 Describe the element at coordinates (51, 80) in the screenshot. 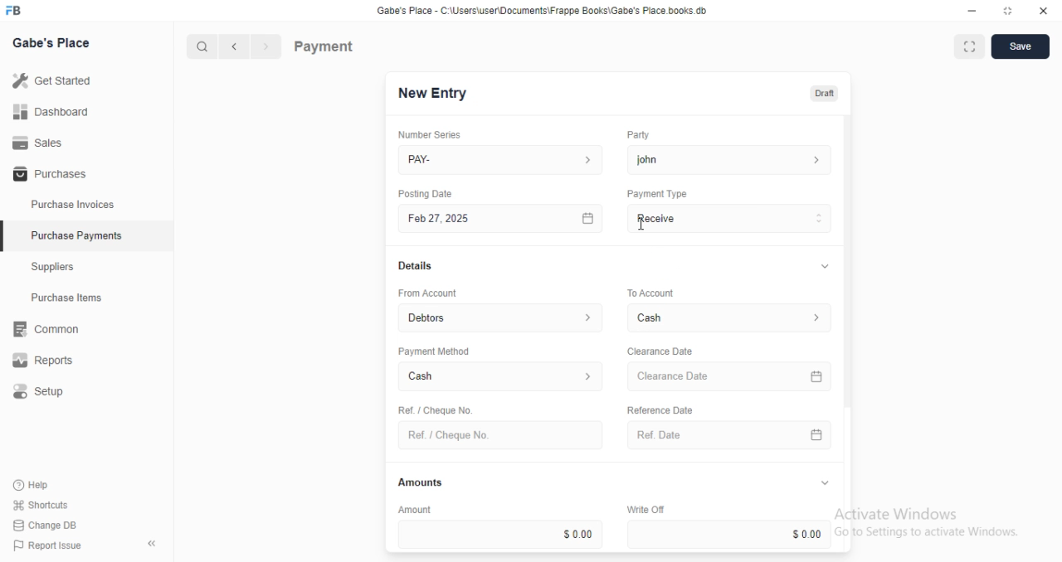

I see `Get Started` at that location.